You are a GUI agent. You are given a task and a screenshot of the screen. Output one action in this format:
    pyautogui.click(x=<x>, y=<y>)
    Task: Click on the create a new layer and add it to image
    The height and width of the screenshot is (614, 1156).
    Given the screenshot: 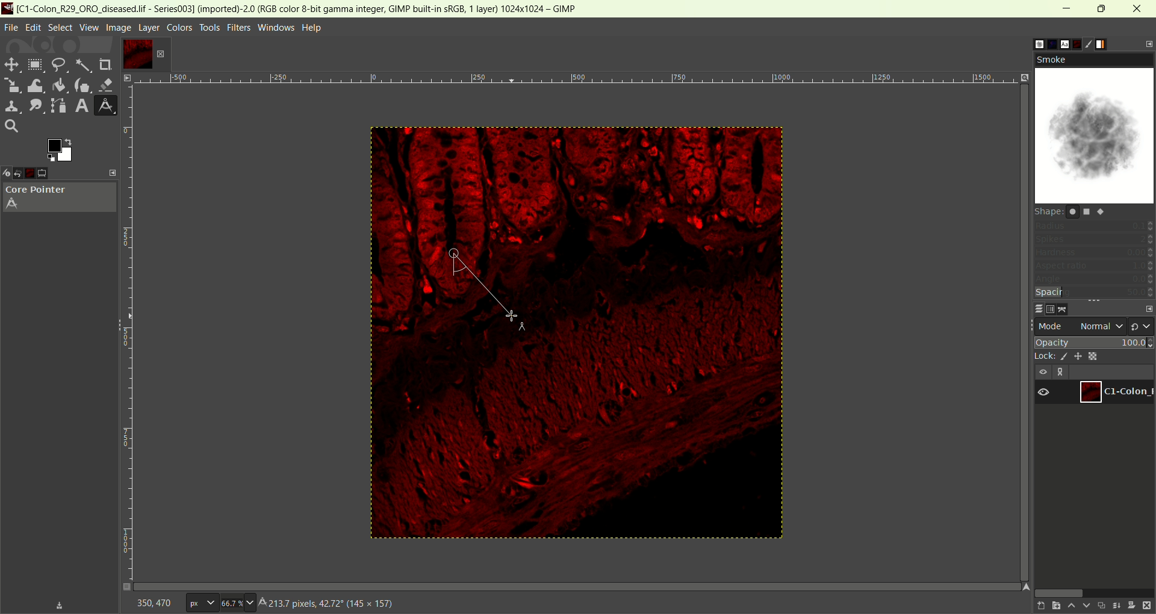 What is the action you would take?
    pyautogui.click(x=1053, y=606)
    